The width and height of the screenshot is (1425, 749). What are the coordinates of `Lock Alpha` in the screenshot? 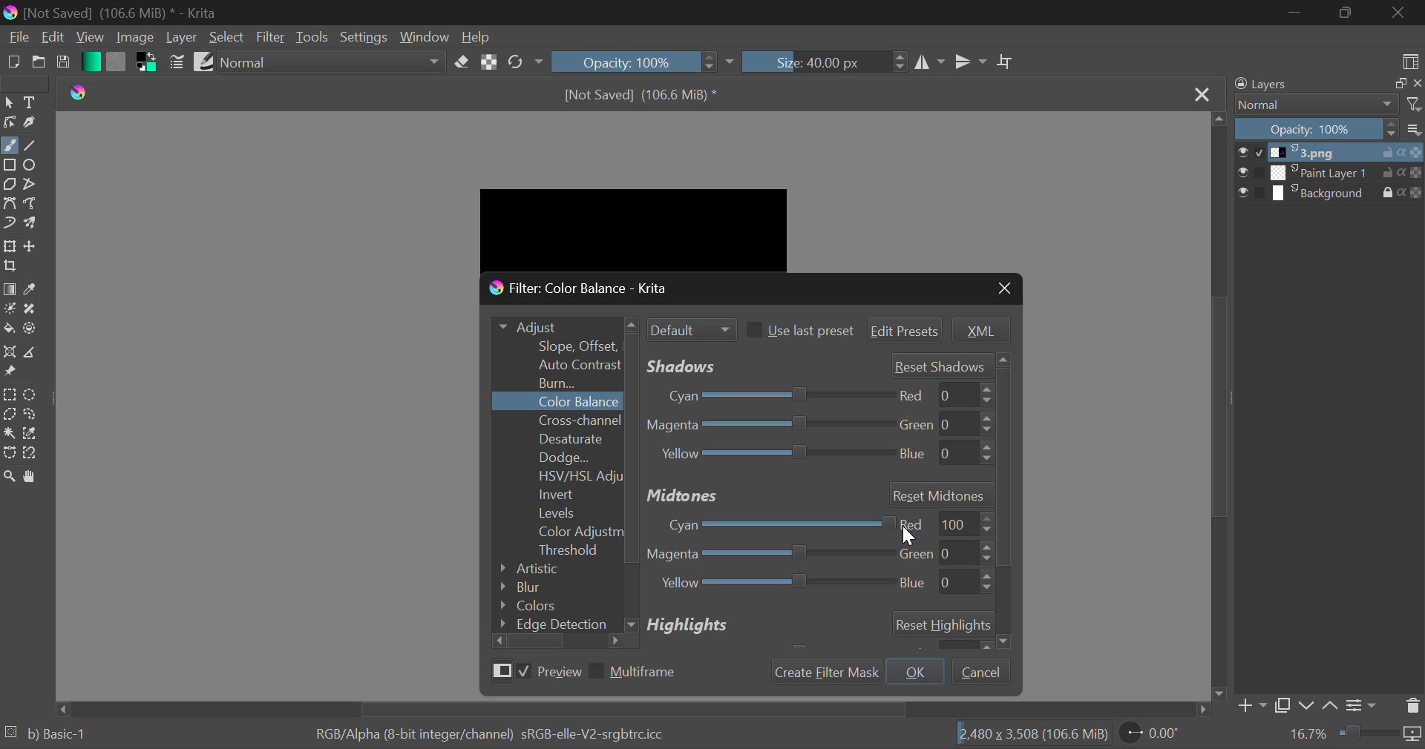 It's located at (489, 62).